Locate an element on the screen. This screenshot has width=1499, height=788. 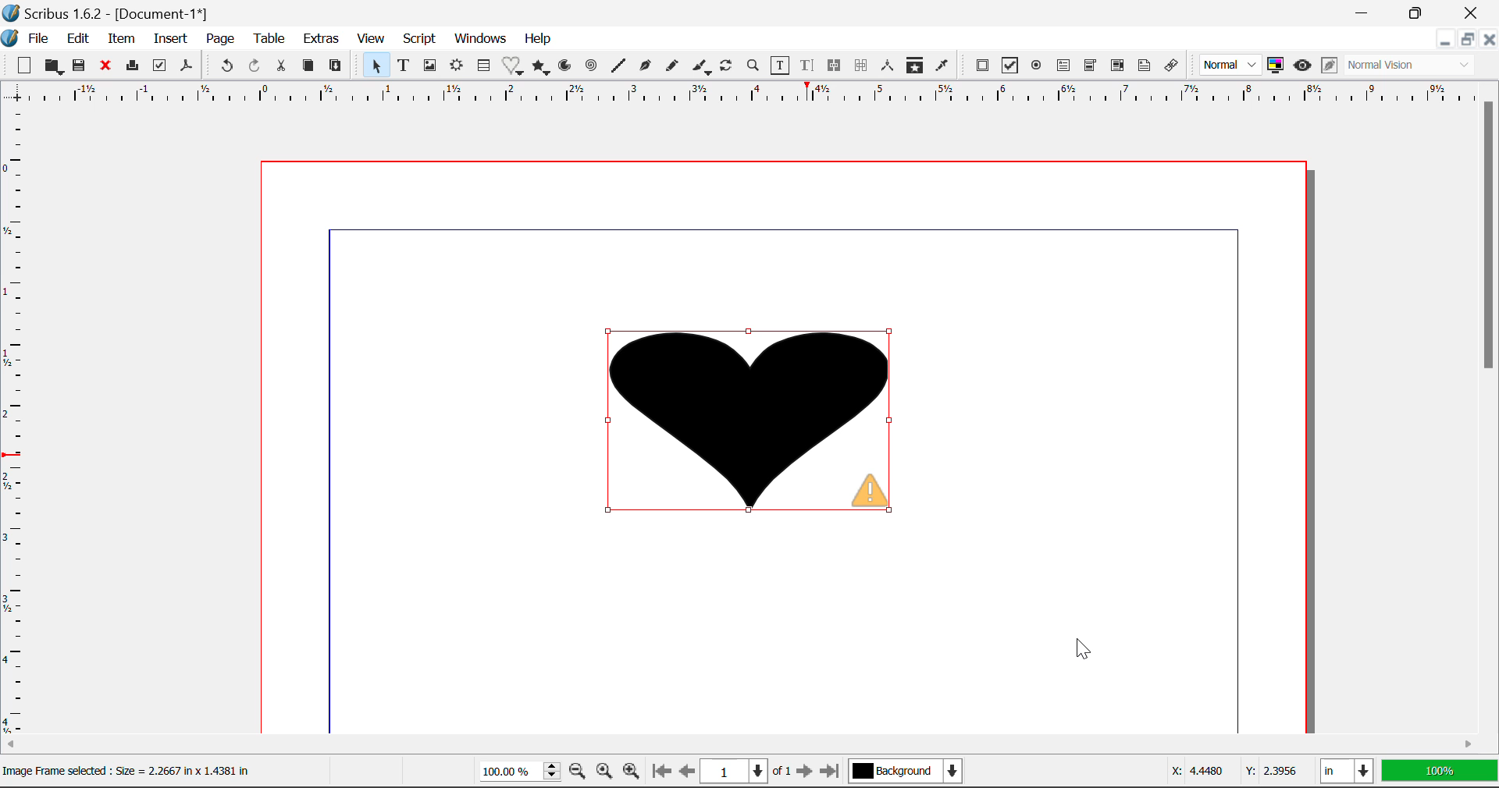
1 of 1 is located at coordinates (746, 771).